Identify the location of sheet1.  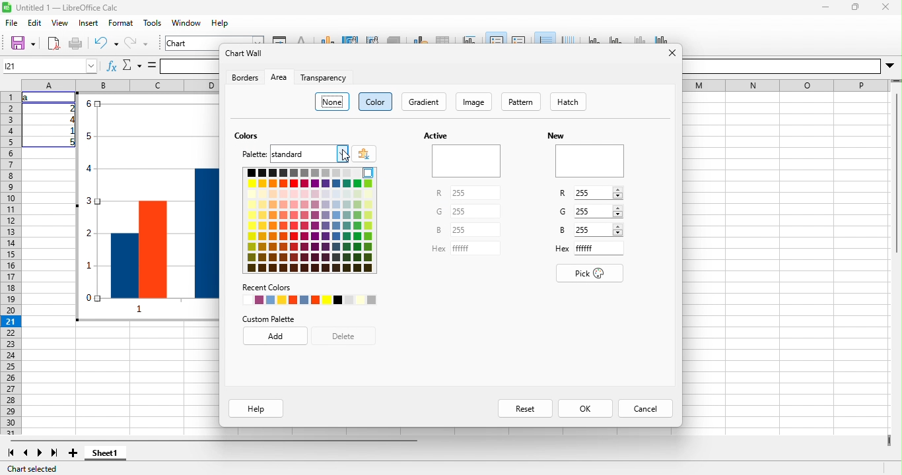
(105, 453).